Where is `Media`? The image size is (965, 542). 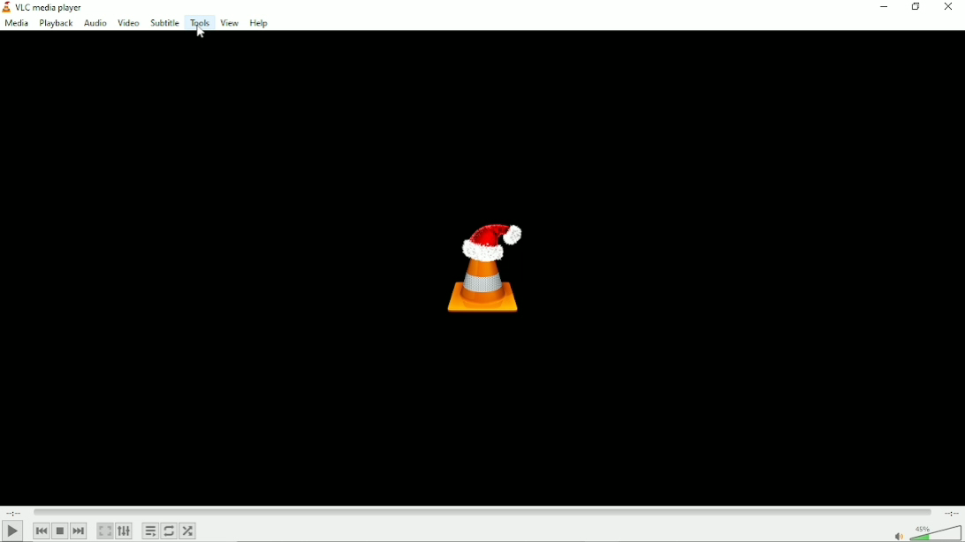
Media is located at coordinates (16, 24).